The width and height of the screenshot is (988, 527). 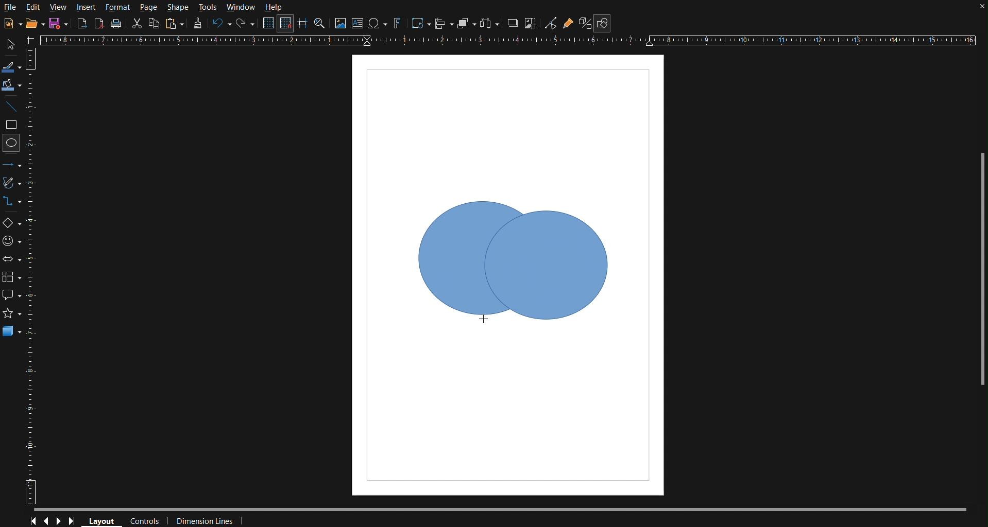 What do you see at coordinates (12, 293) in the screenshot?
I see `Callout Shapes` at bounding box center [12, 293].